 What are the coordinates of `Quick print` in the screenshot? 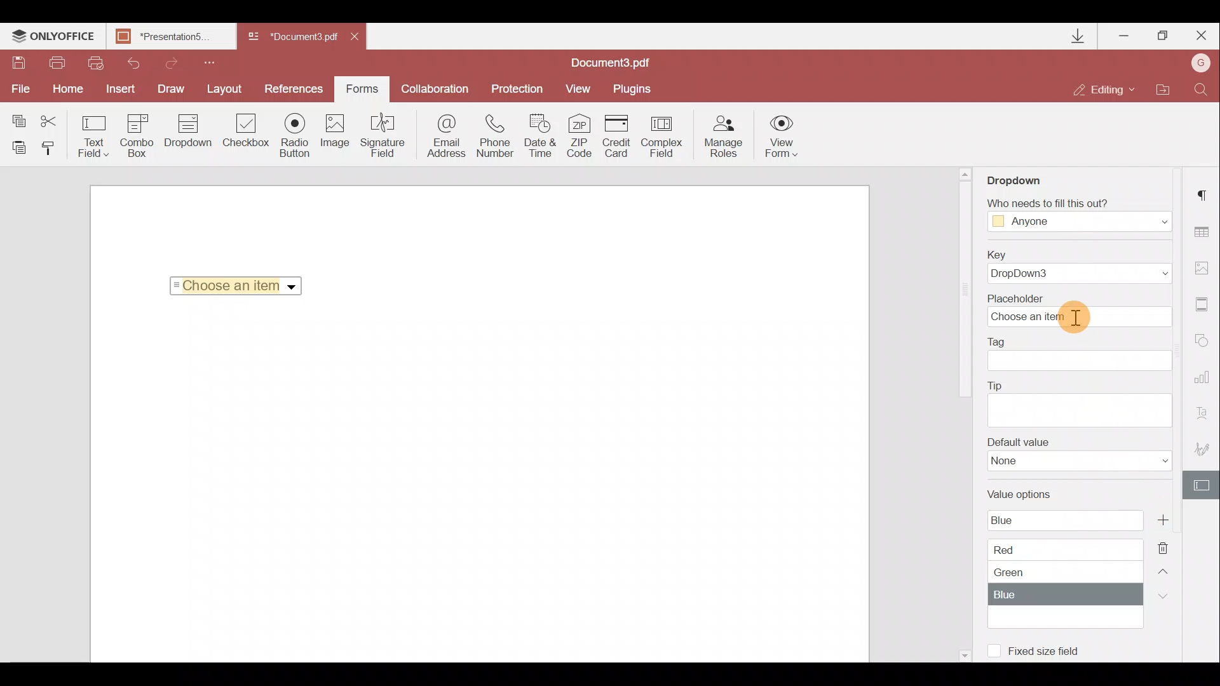 It's located at (97, 63).